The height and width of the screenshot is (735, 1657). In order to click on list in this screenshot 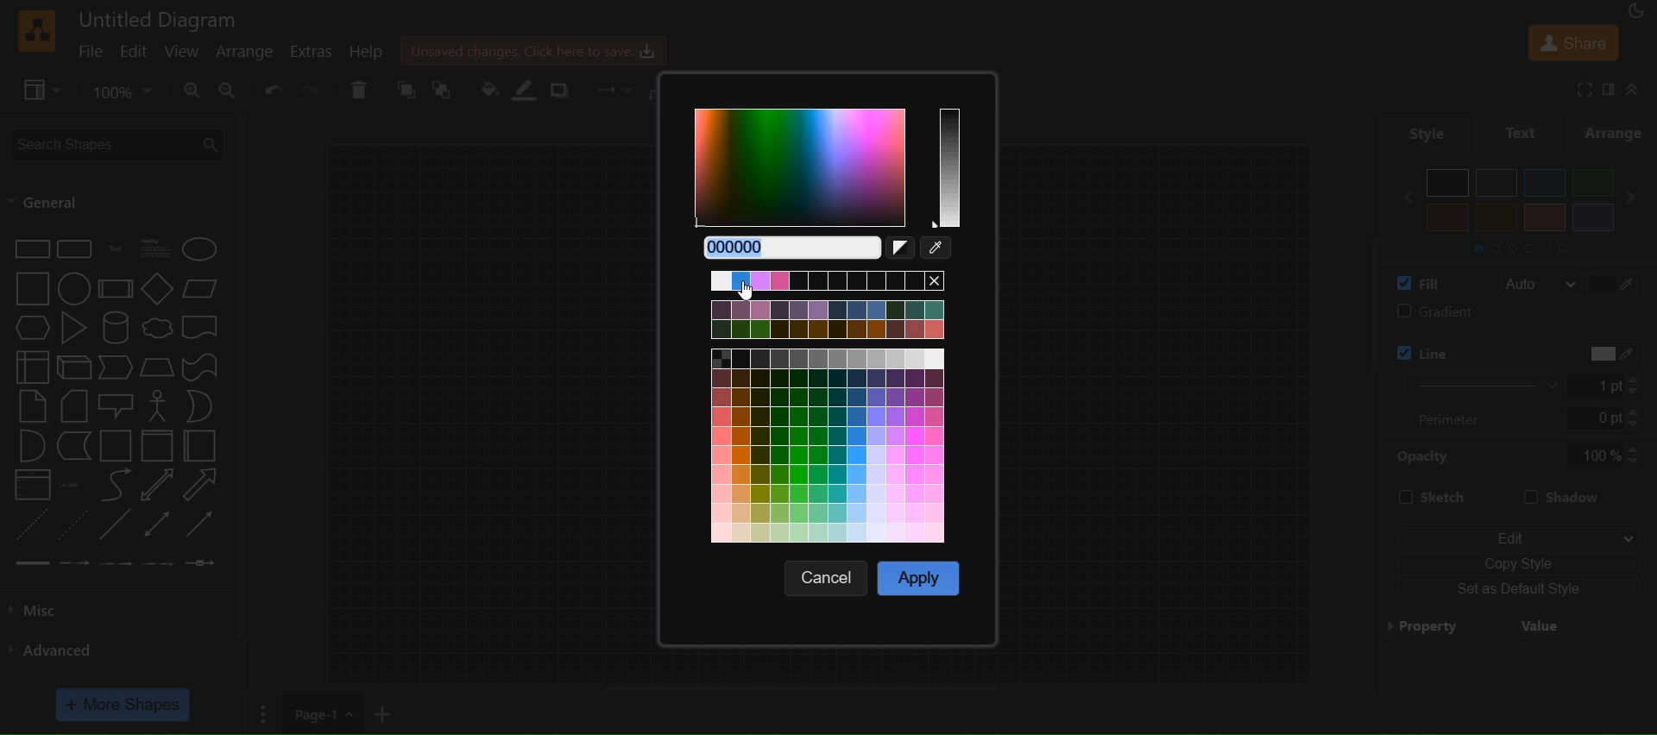, I will do `click(31, 487)`.